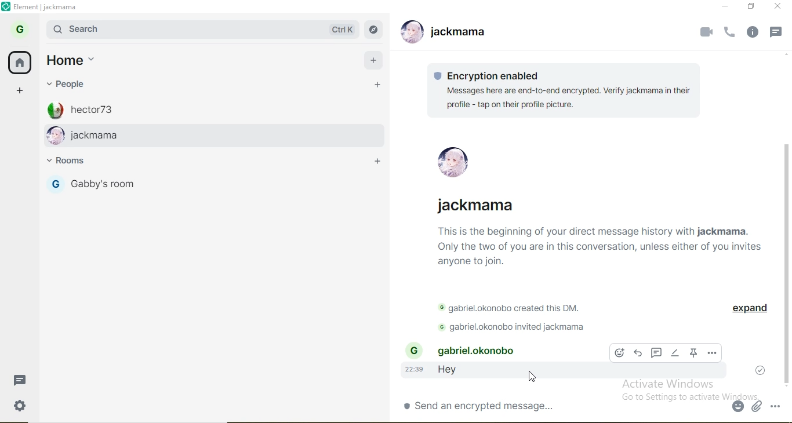 The width and height of the screenshot is (792, 423). What do you see at coordinates (373, 61) in the screenshot?
I see `add ` at bounding box center [373, 61].